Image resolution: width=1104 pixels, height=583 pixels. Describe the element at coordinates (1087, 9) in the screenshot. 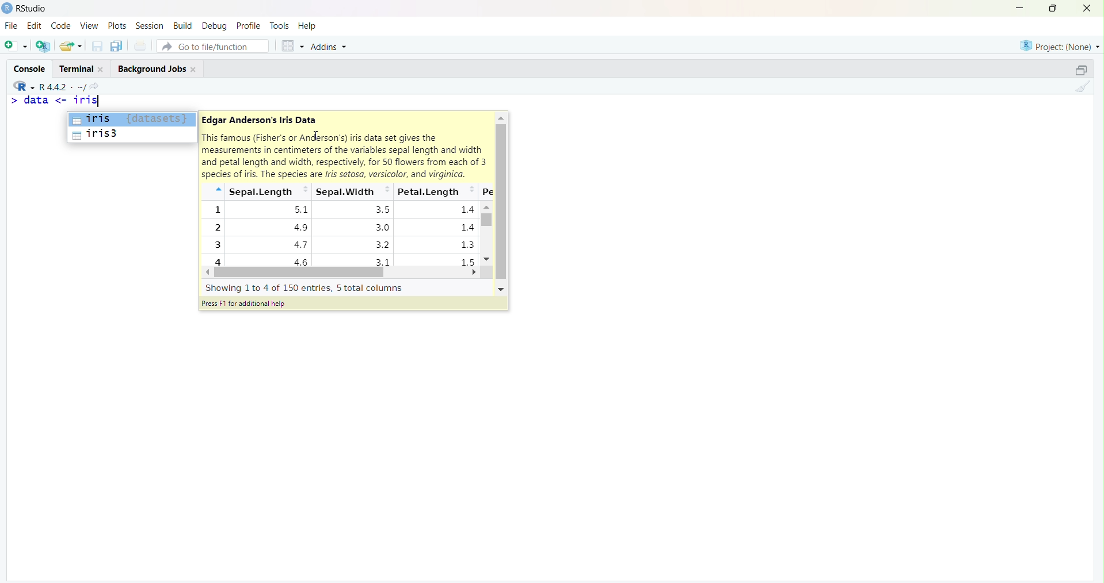

I see `Close` at that location.